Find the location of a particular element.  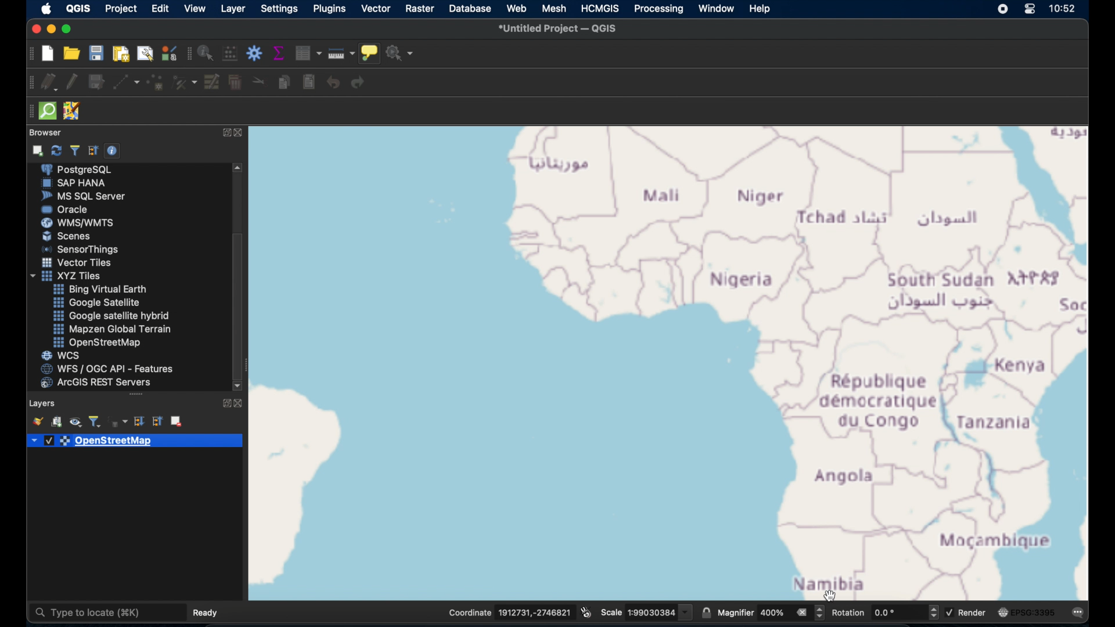

oracle is located at coordinates (67, 210).